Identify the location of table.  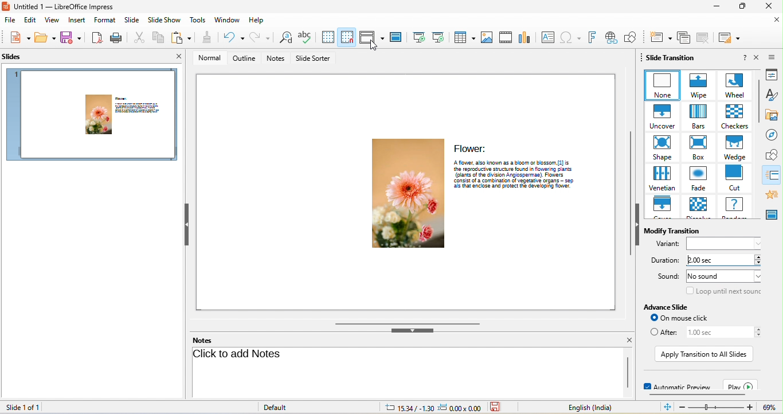
(463, 37).